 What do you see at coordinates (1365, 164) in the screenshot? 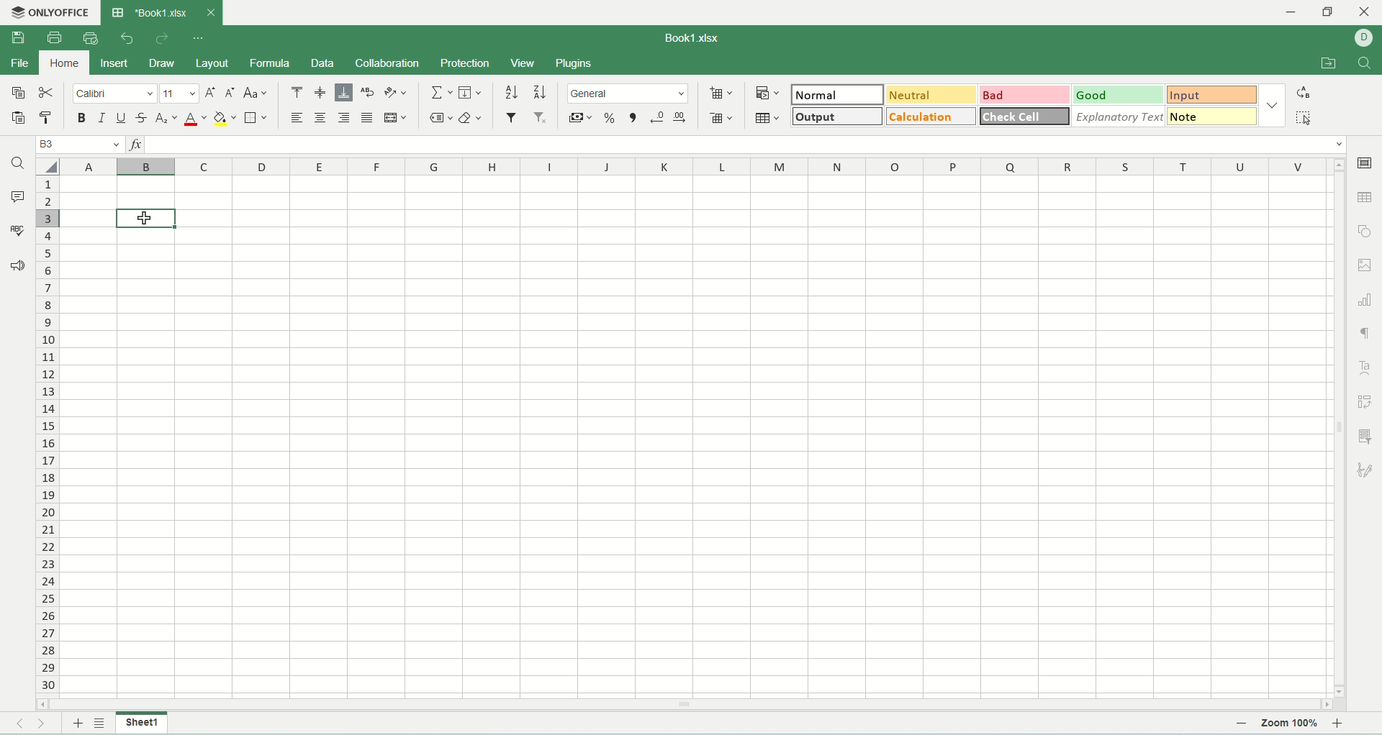
I see `cell setting` at bounding box center [1365, 164].